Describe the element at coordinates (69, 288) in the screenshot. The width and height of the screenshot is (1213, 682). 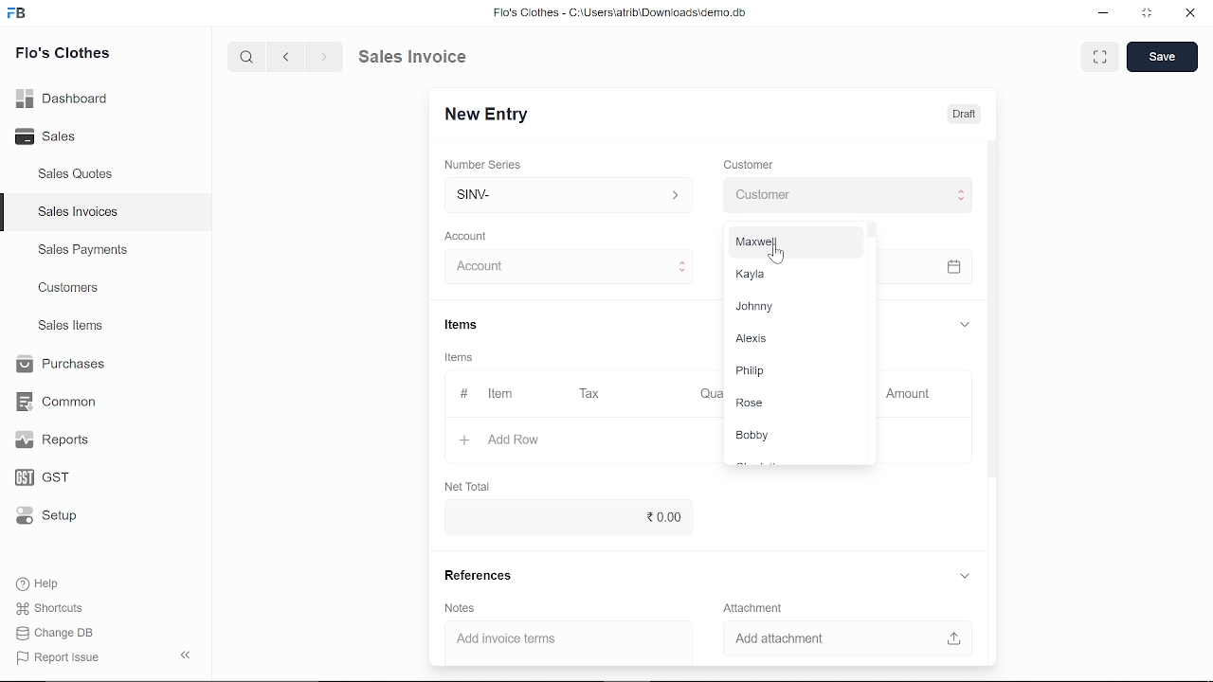
I see `Customers.` at that location.